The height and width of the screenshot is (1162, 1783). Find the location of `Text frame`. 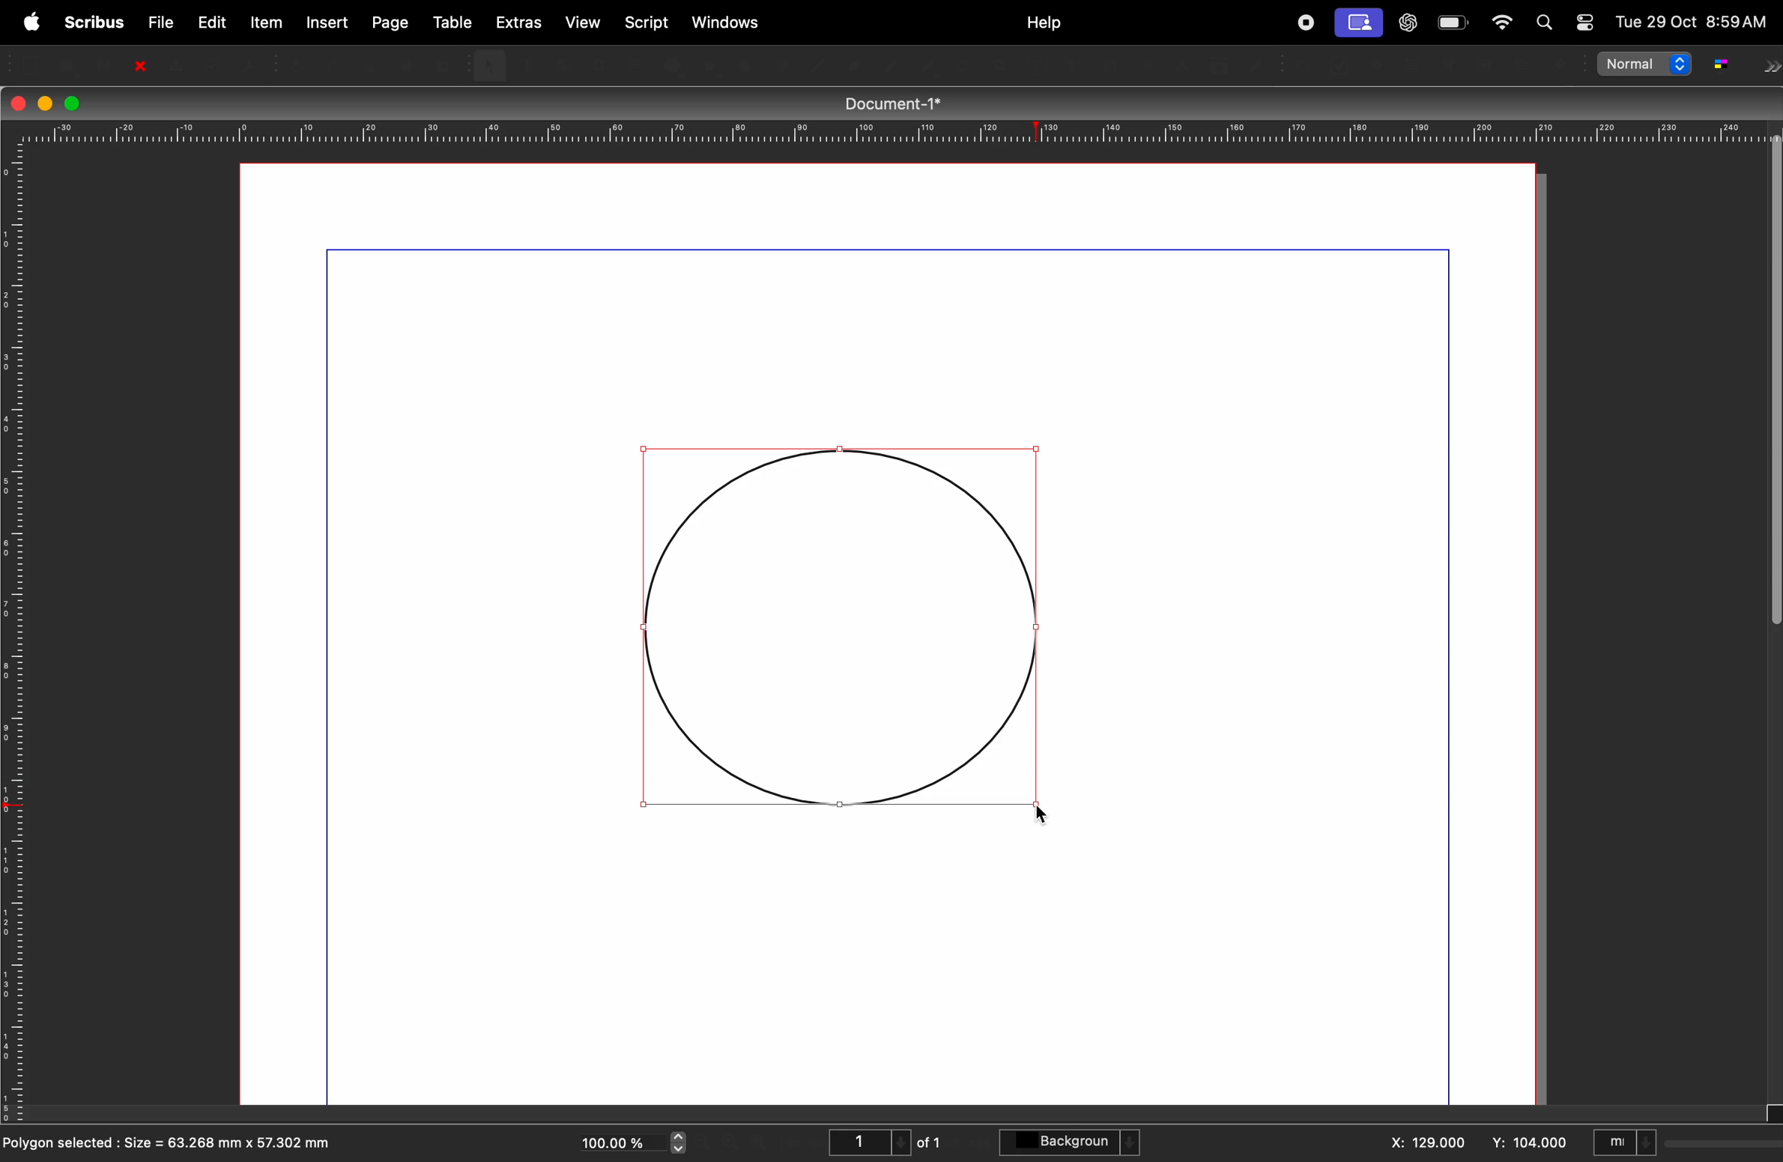

Text frame is located at coordinates (524, 62).